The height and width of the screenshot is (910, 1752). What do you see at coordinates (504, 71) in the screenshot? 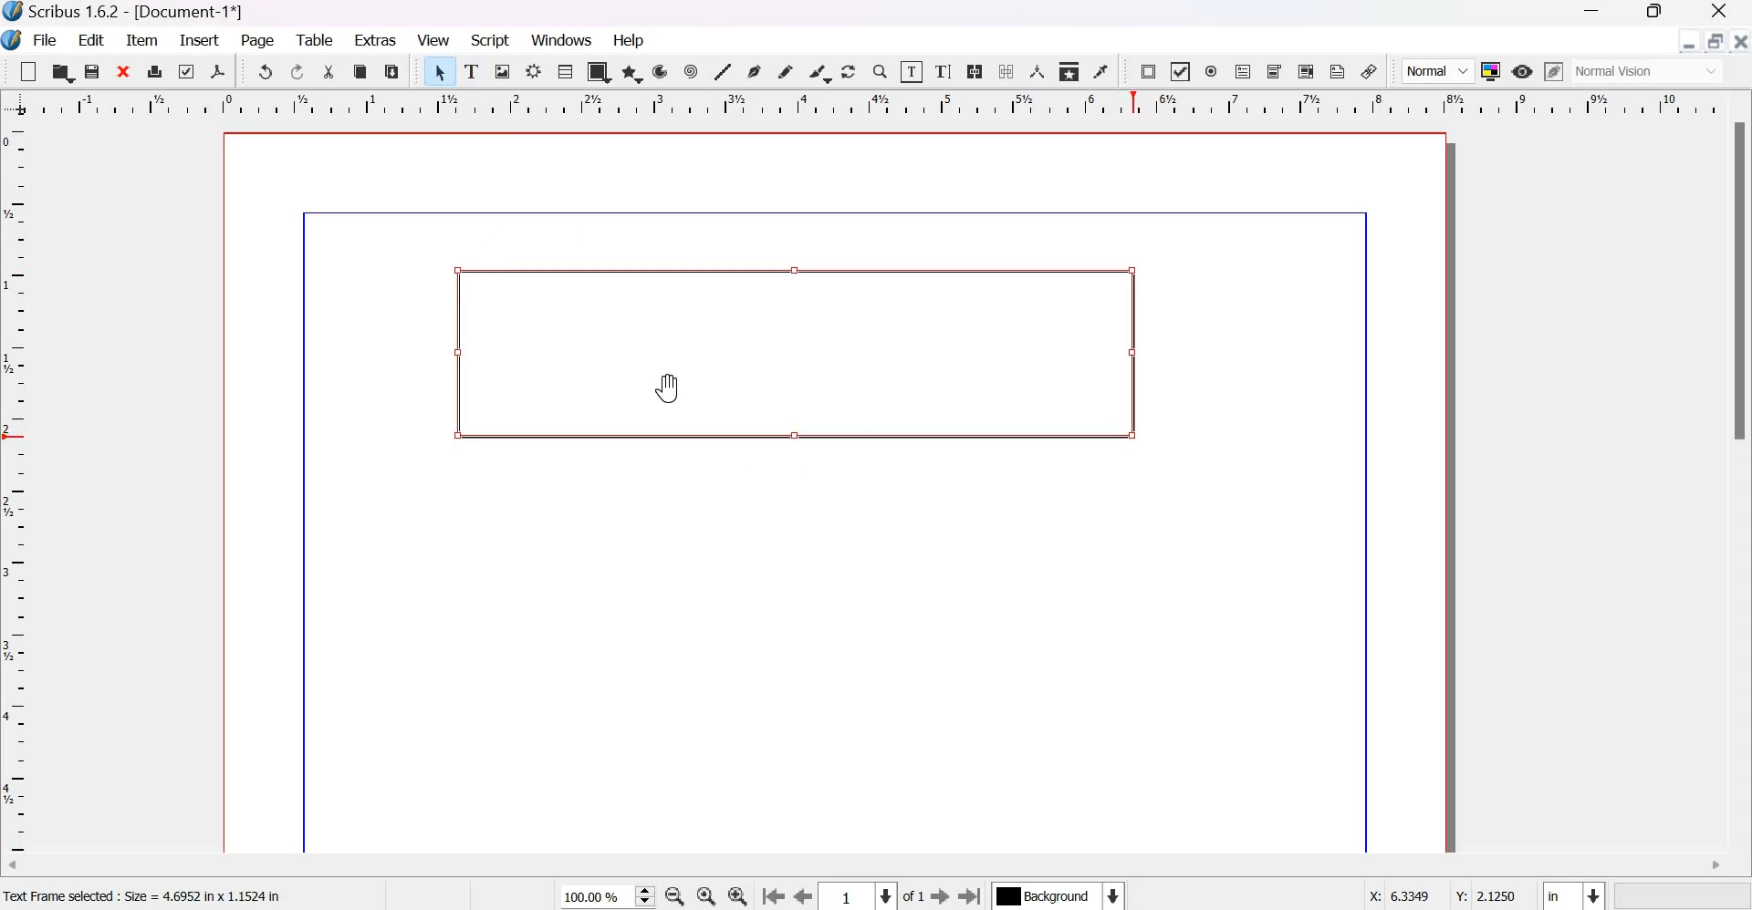
I see `image render` at bounding box center [504, 71].